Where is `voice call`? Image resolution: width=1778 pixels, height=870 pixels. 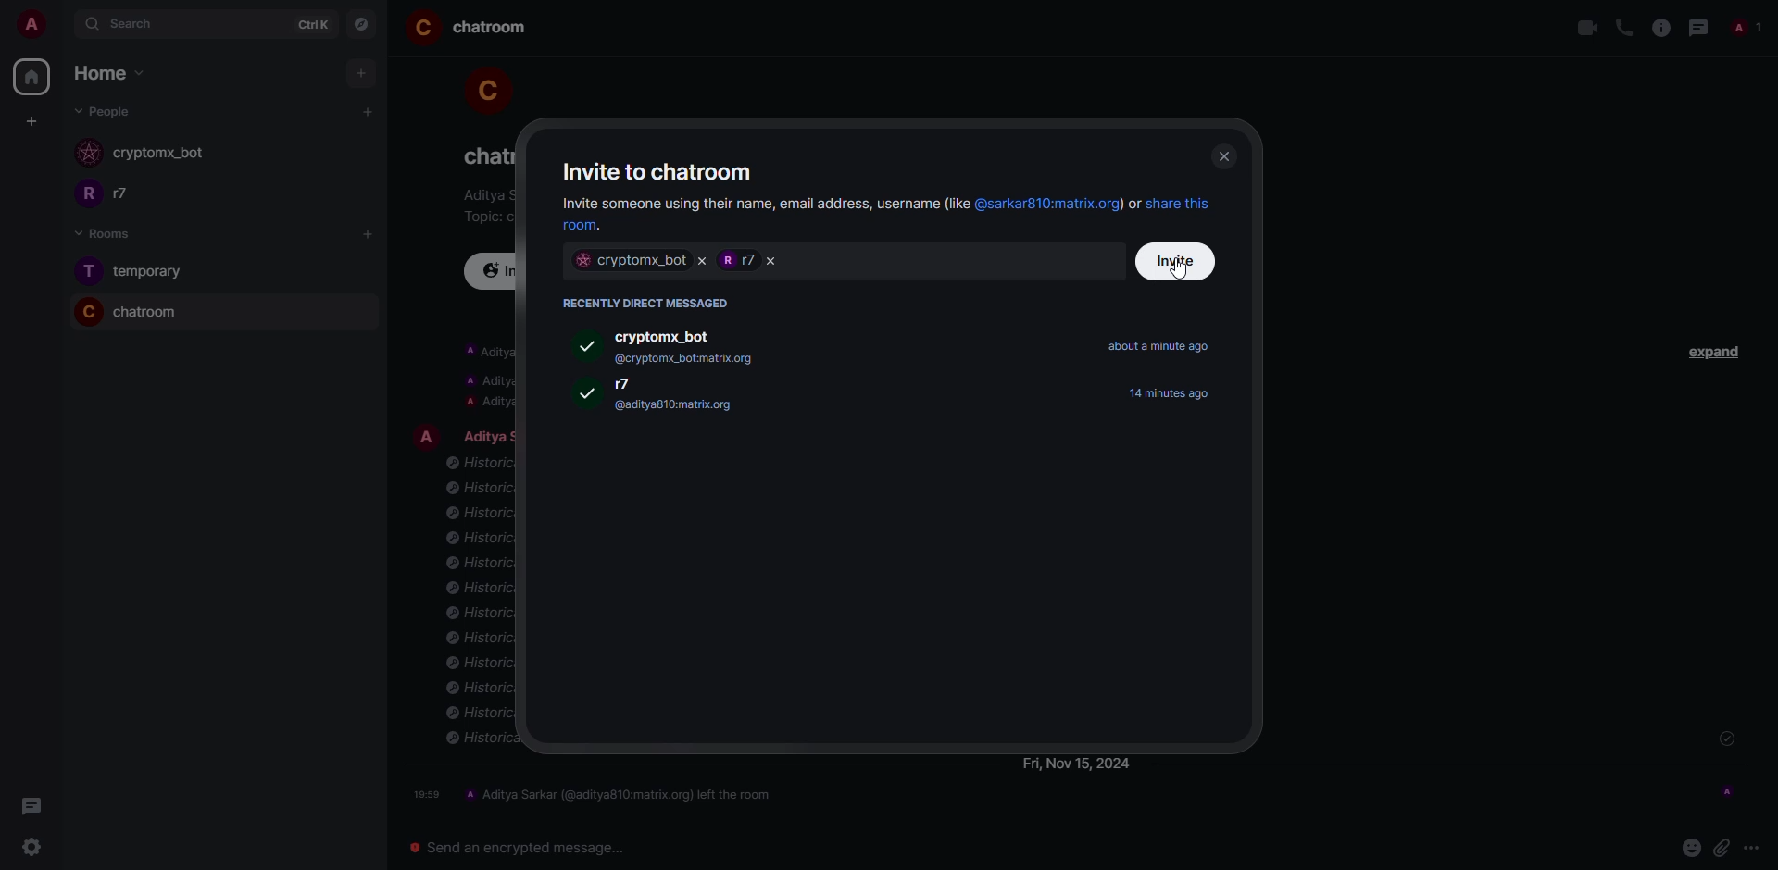 voice call is located at coordinates (1623, 28).